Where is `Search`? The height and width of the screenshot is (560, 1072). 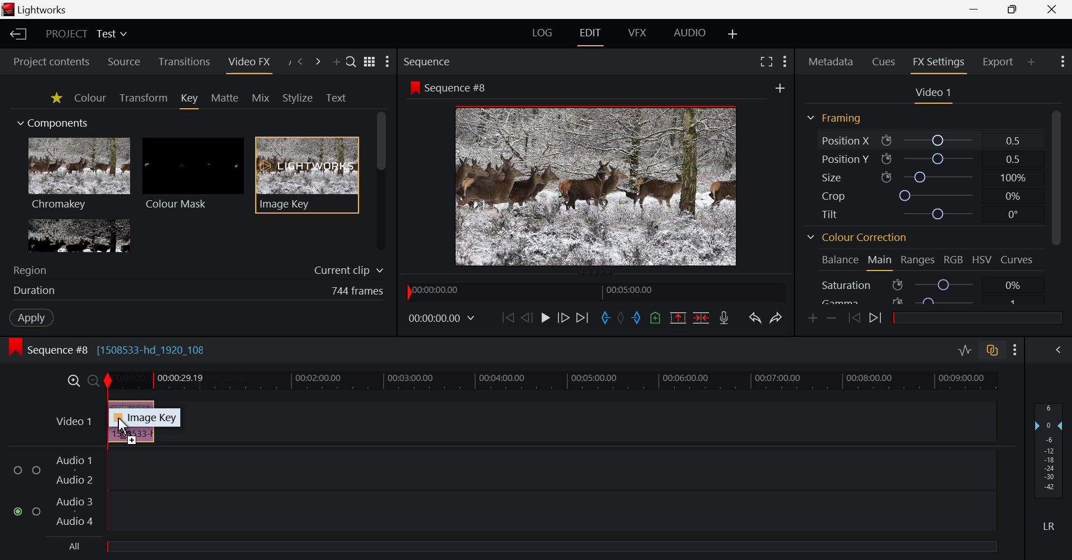
Search is located at coordinates (351, 61).